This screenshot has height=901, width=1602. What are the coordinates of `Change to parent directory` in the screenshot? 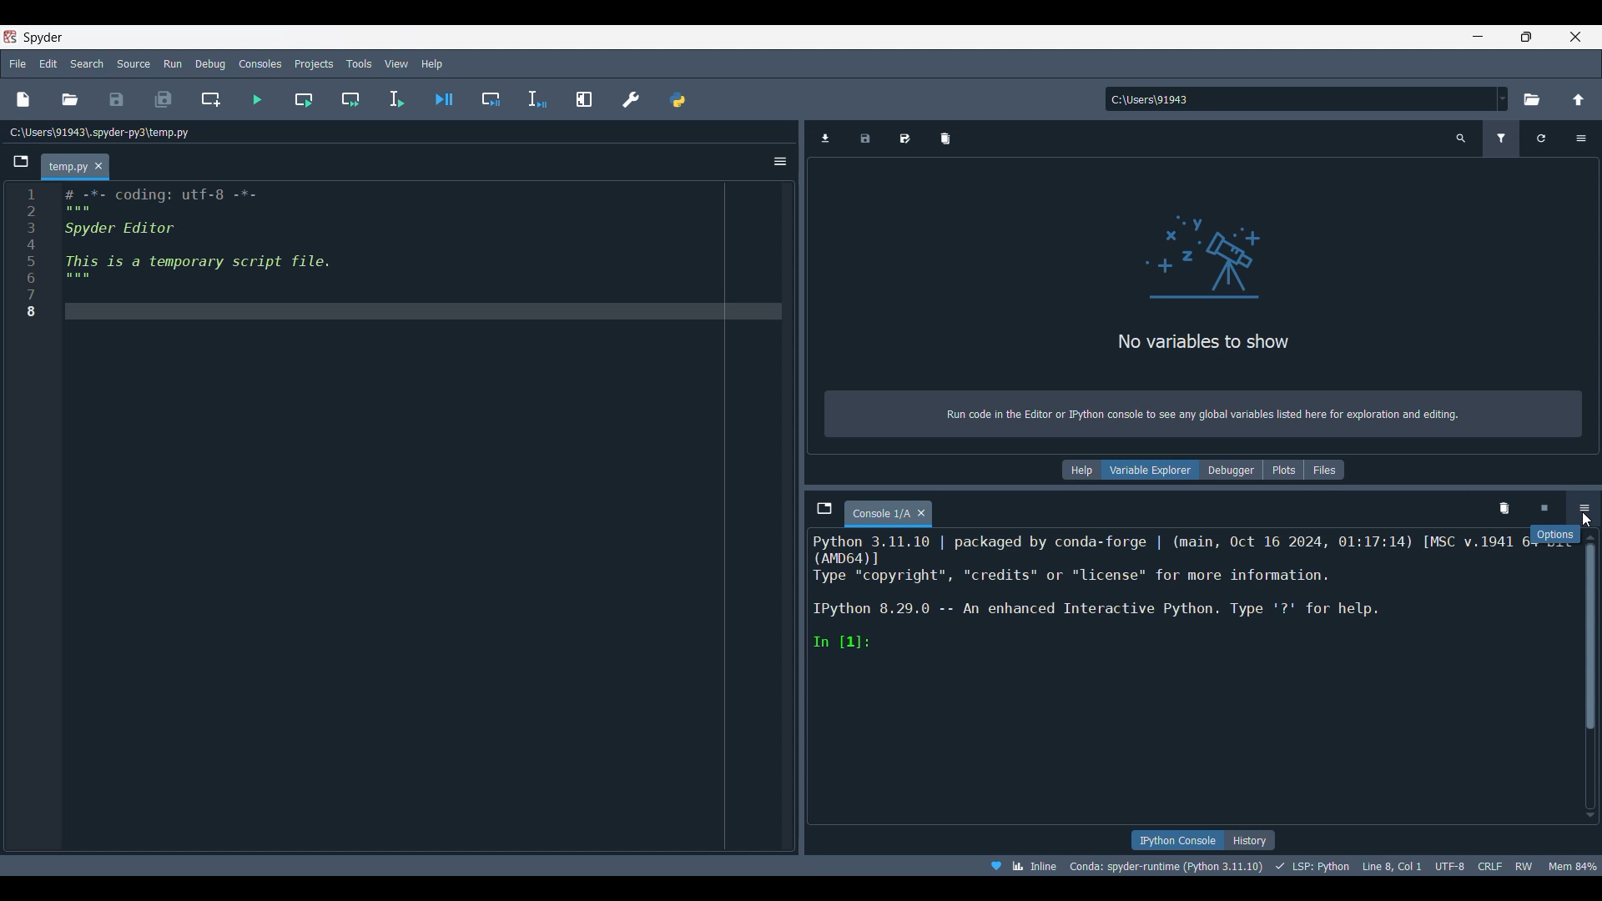 It's located at (1578, 99).